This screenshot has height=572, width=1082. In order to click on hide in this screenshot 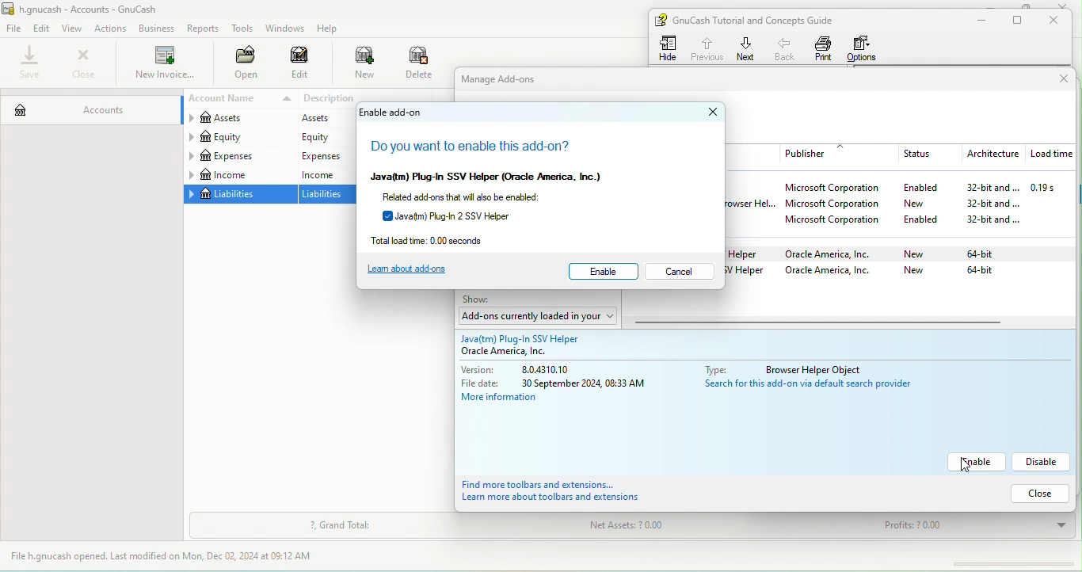, I will do `click(670, 48)`.